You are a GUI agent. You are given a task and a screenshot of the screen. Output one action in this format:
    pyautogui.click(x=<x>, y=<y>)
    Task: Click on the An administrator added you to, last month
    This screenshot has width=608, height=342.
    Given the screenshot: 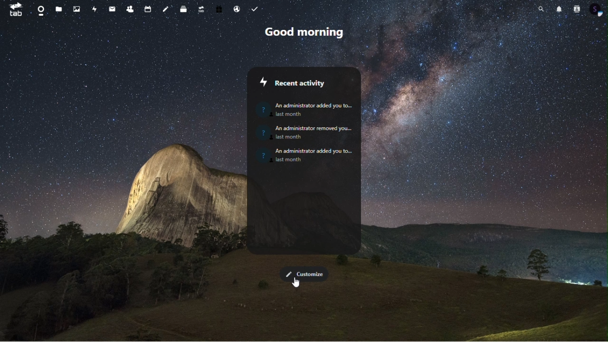 What is the action you would take?
    pyautogui.click(x=308, y=156)
    